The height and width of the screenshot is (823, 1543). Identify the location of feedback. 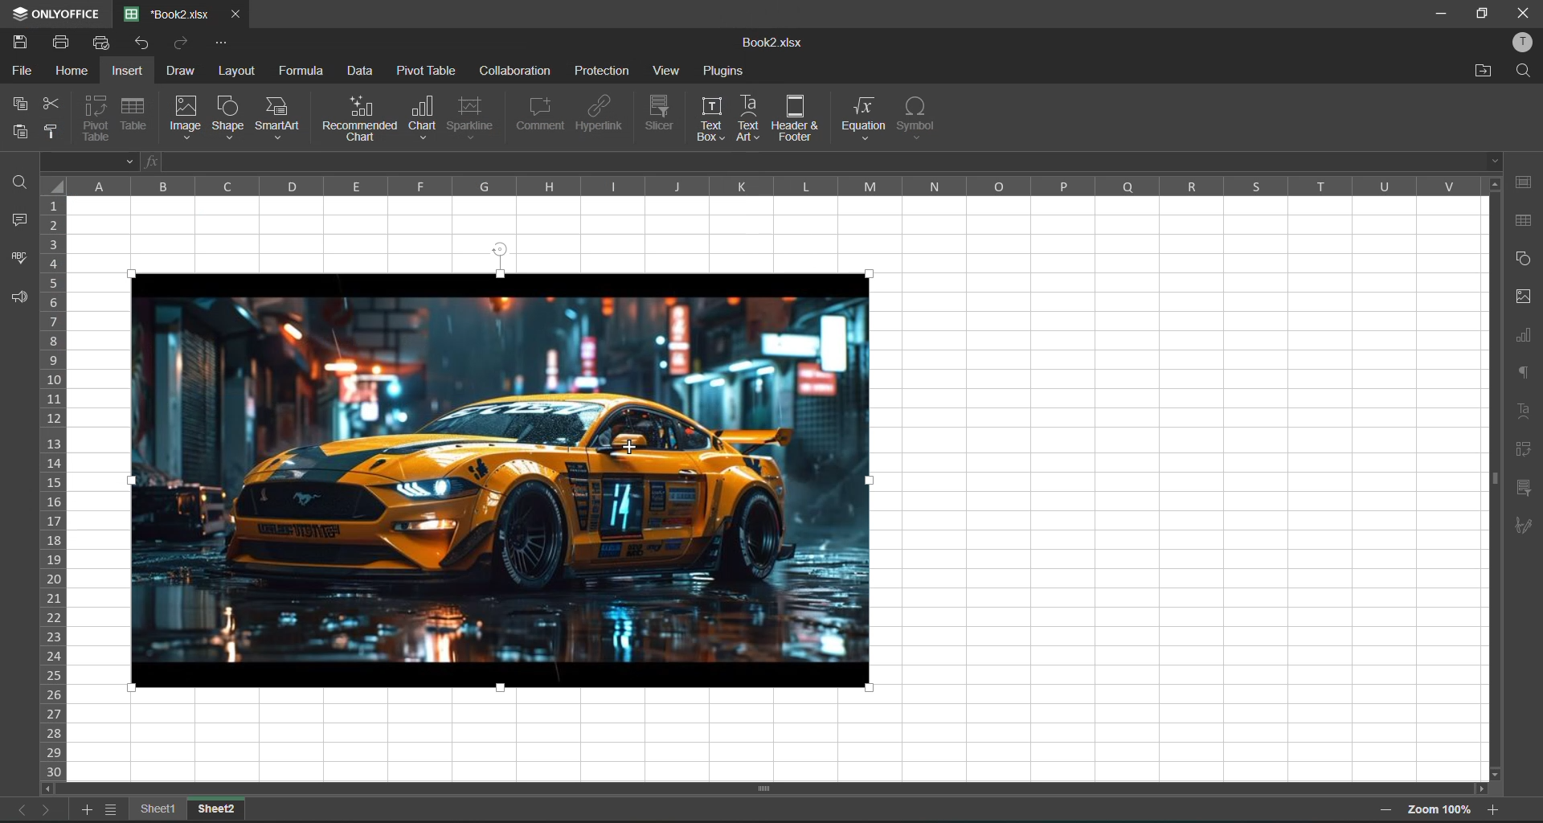
(21, 299).